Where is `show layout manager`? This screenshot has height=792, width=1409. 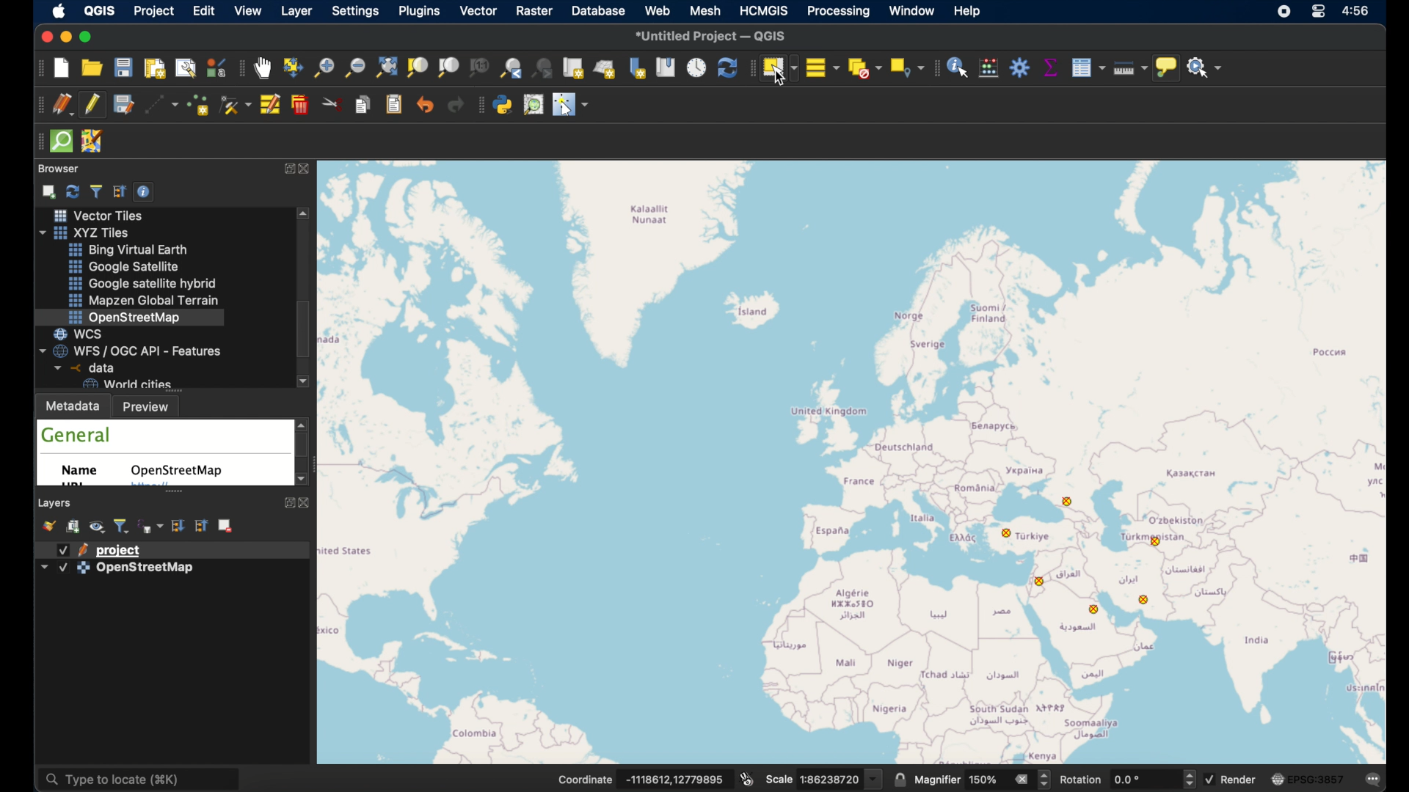 show layout manager is located at coordinates (187, 70).